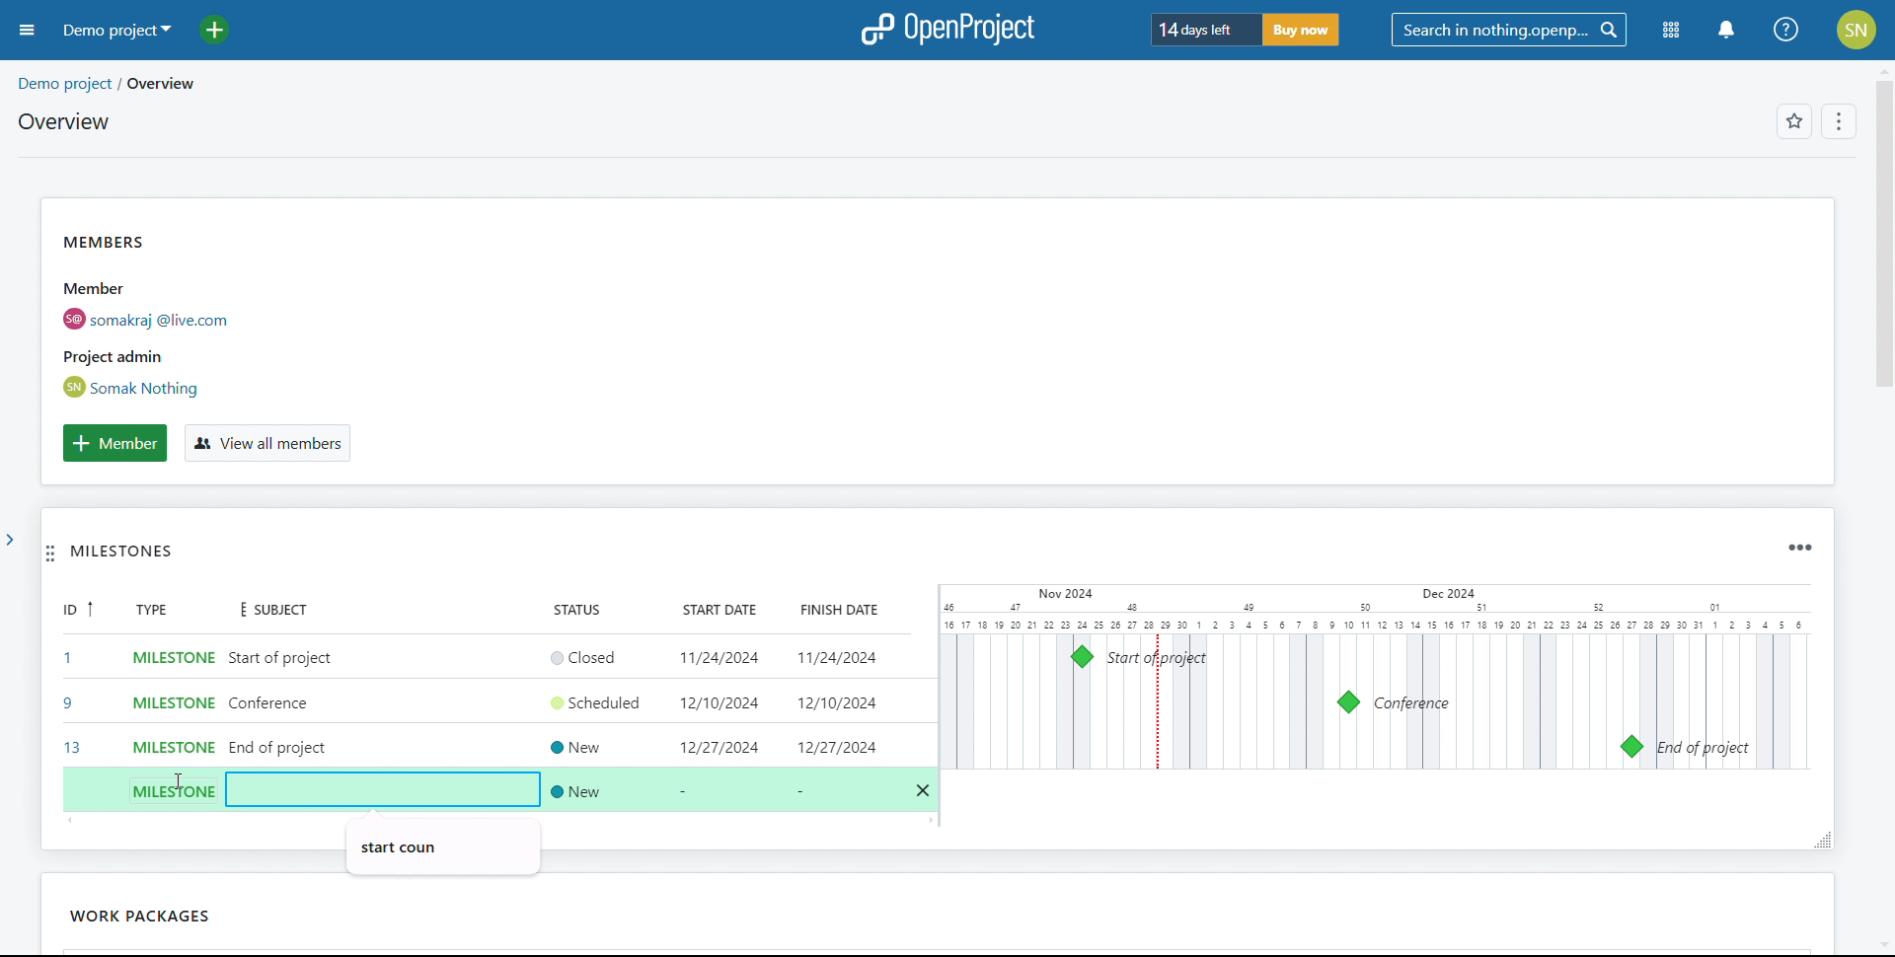  I want to click on notification, so click(1725, 31).